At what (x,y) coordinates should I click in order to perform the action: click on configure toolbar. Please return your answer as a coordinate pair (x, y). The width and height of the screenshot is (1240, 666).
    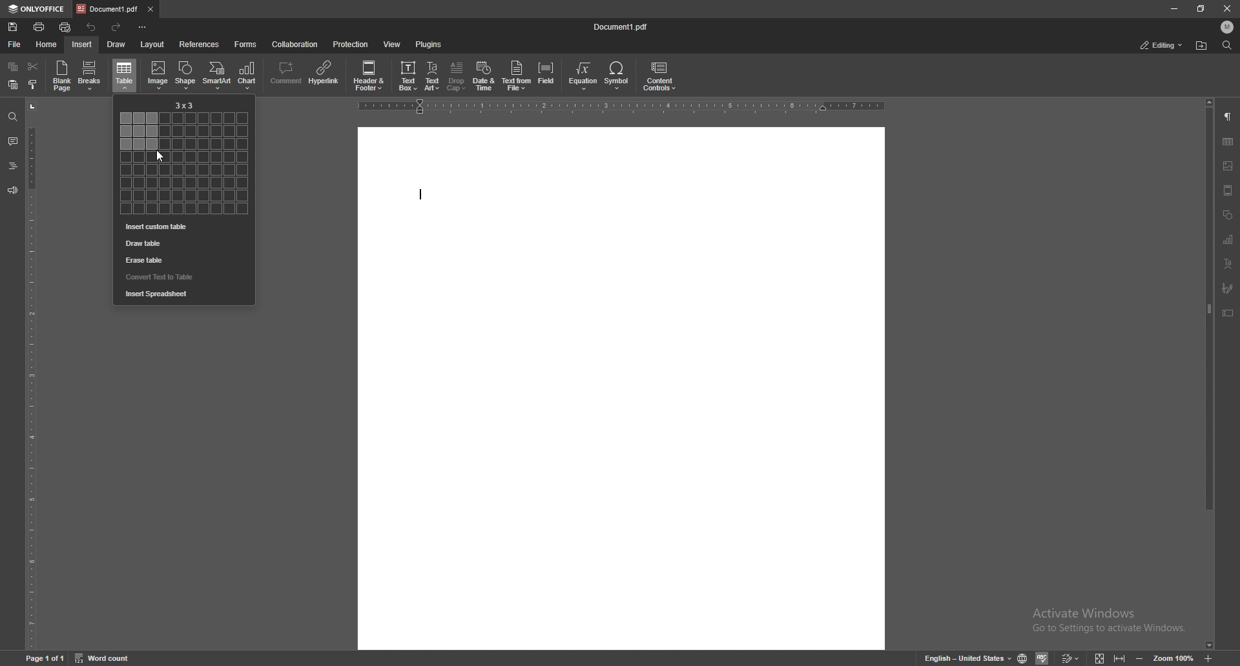
    Looking at the image, I should click on (143, 28).